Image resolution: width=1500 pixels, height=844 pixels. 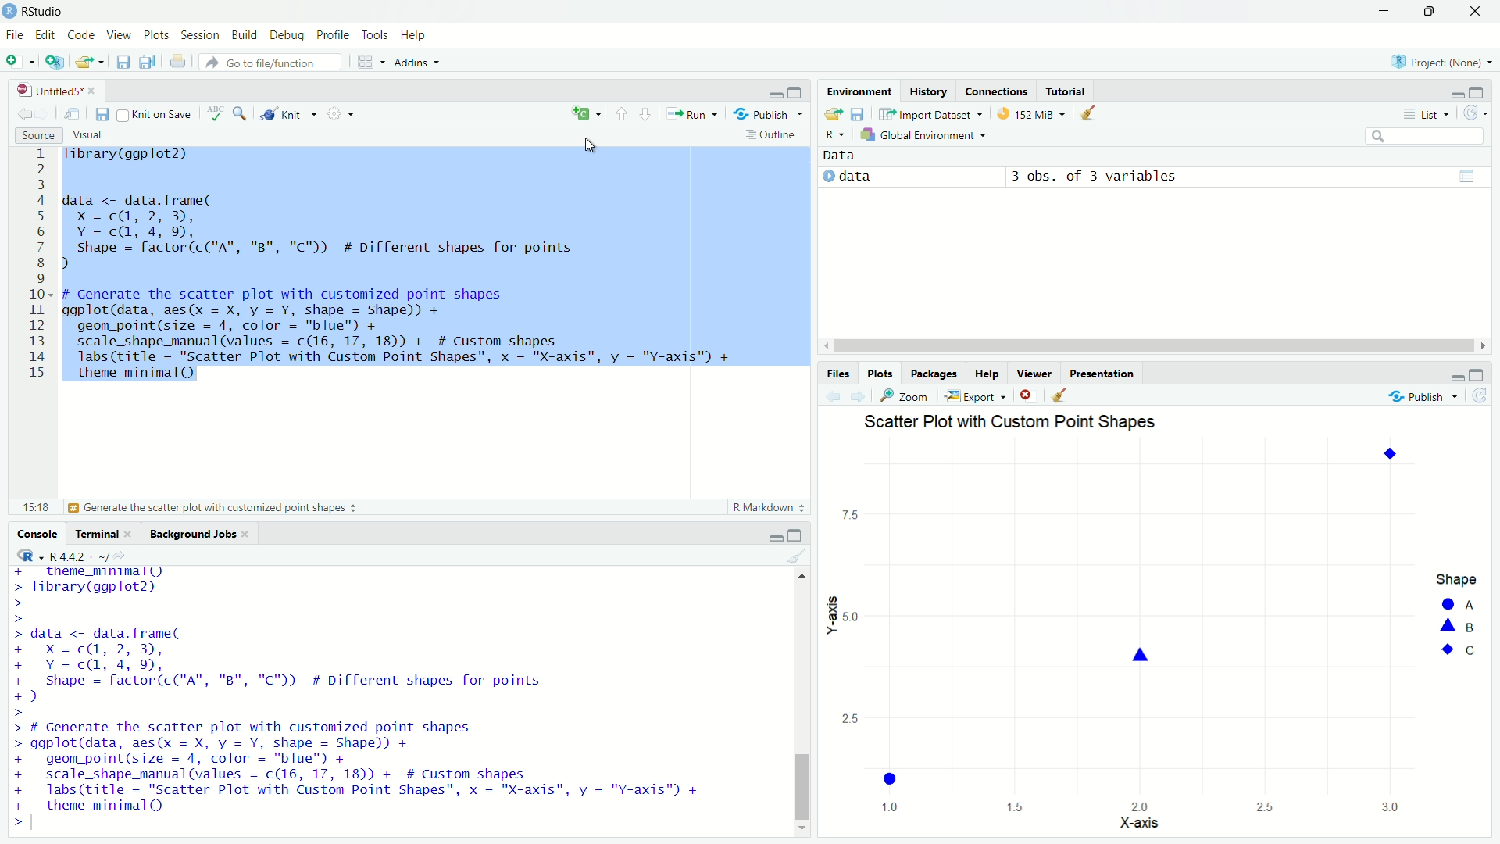 What do you see at coordinates (87, 135) in the screenshot?
I see `Visual` at bounding box center [87, 135].